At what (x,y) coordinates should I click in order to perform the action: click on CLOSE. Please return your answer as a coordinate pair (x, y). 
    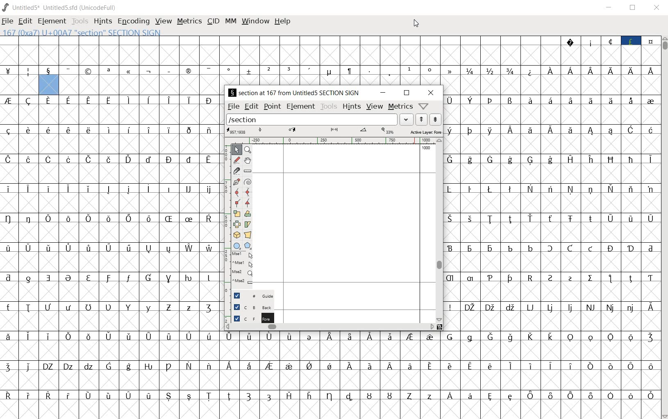
    Looking at the image, I should click on (657, 9).